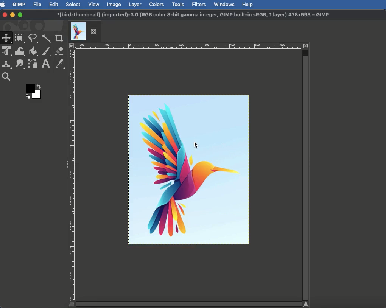 The width and height of the screenshot is (386, 308). I want to click on Window, so click(225, 4).